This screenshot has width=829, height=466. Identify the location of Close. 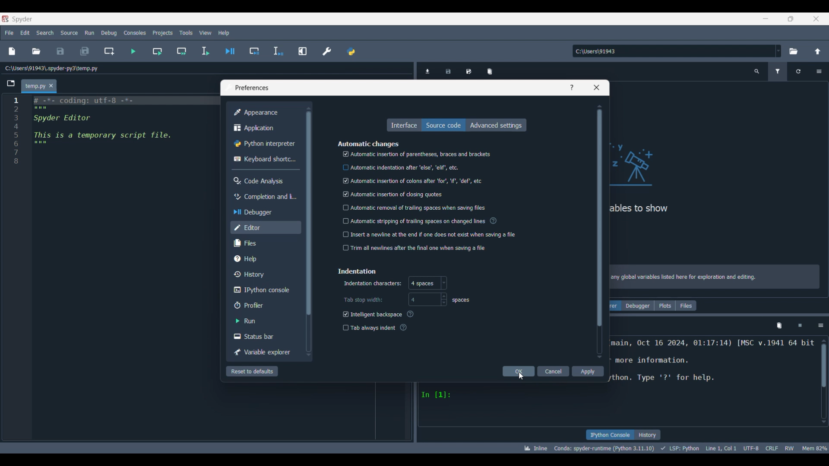
(597, 88).